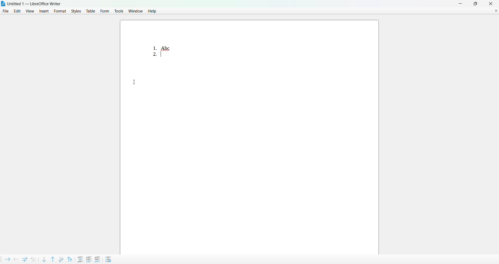 This screenshot has height=264, width=499. Describe the element at coordinates (135, 11) in the screenshot. I see `window` at that location.